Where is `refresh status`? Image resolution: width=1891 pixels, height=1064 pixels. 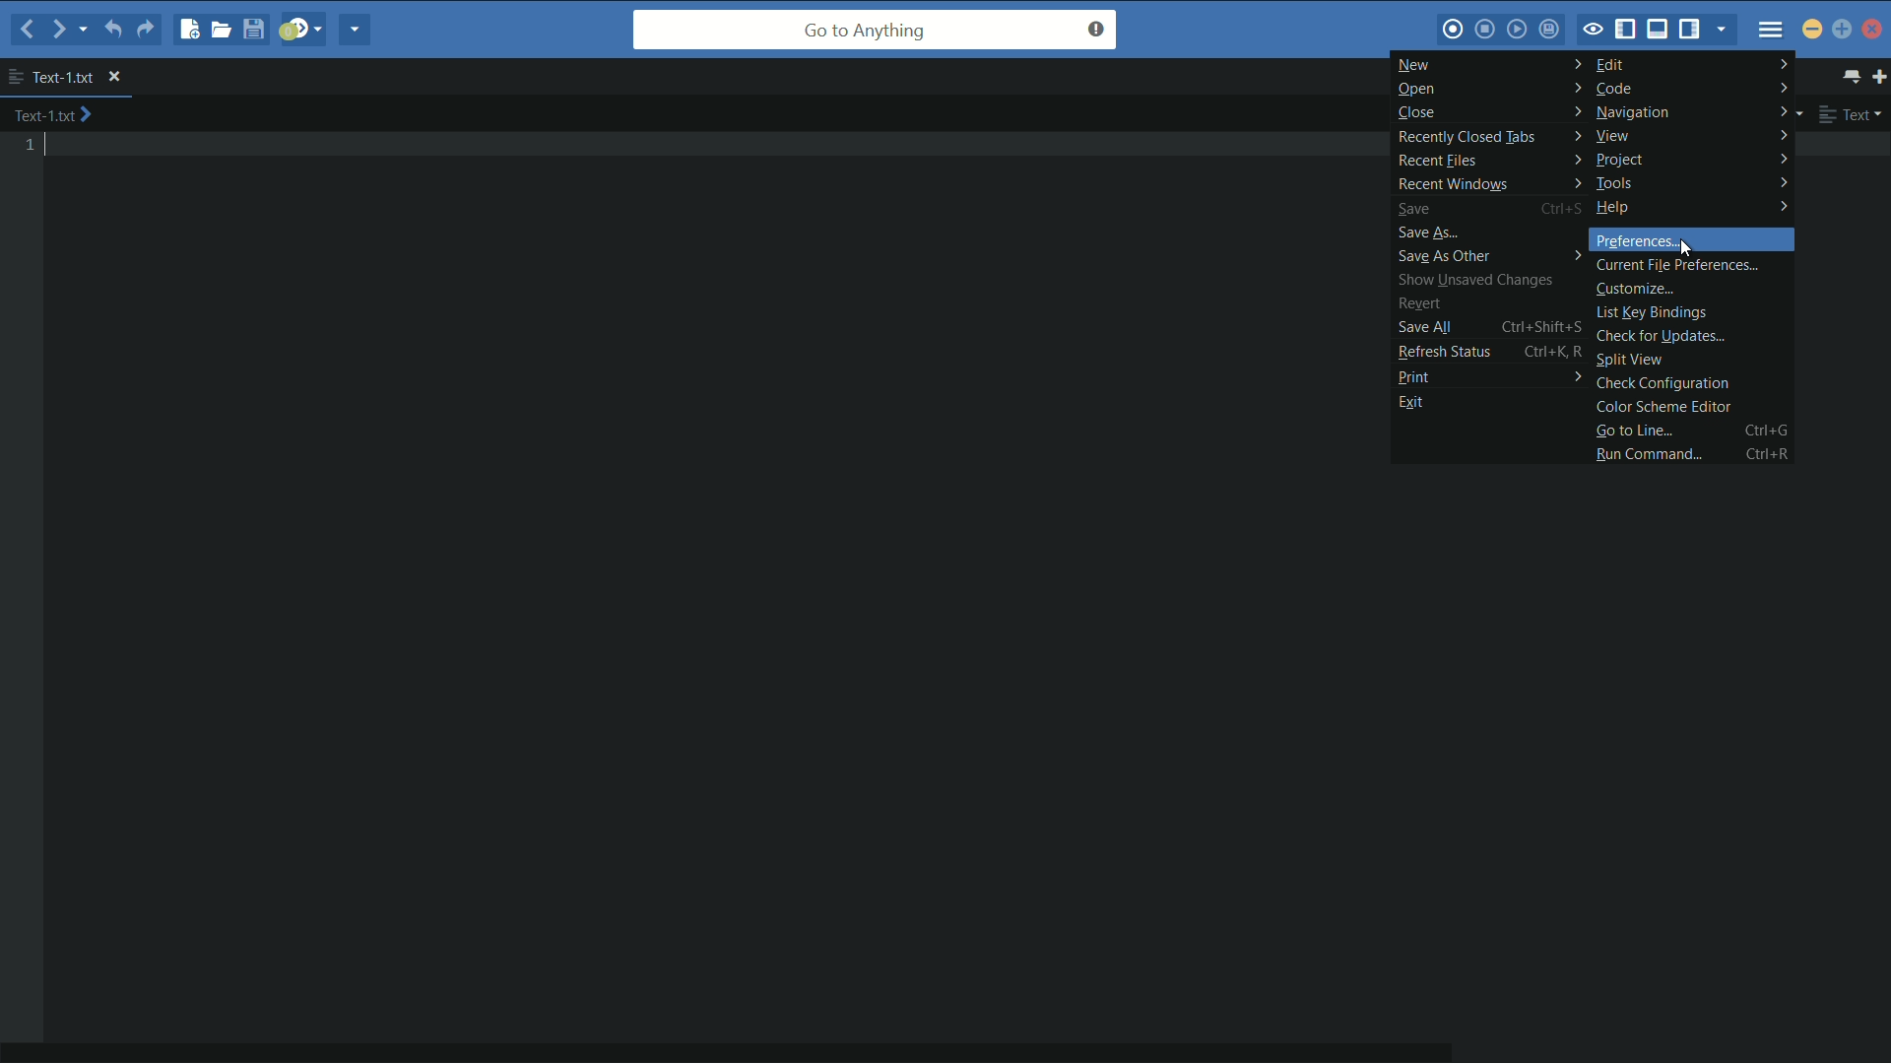
refresh status is located at coordinates (1444, 354).